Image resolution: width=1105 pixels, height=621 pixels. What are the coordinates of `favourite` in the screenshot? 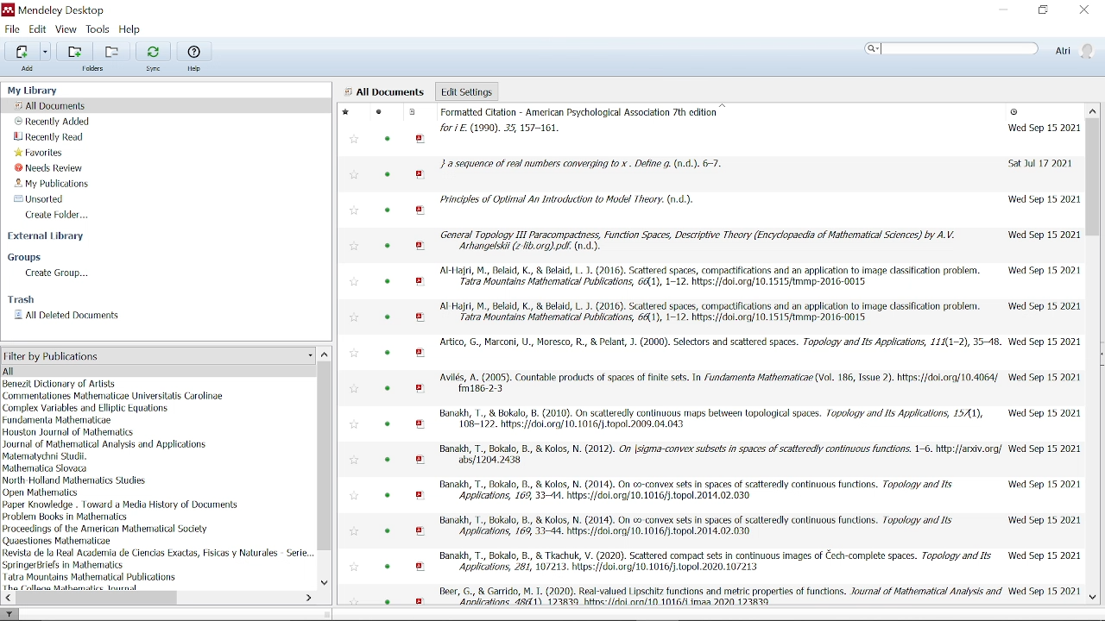 It's located at (357, 318).